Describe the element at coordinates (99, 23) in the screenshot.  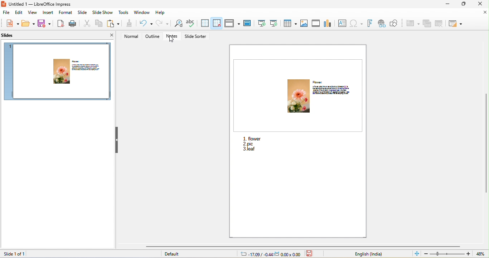
I see `copy` at that location.